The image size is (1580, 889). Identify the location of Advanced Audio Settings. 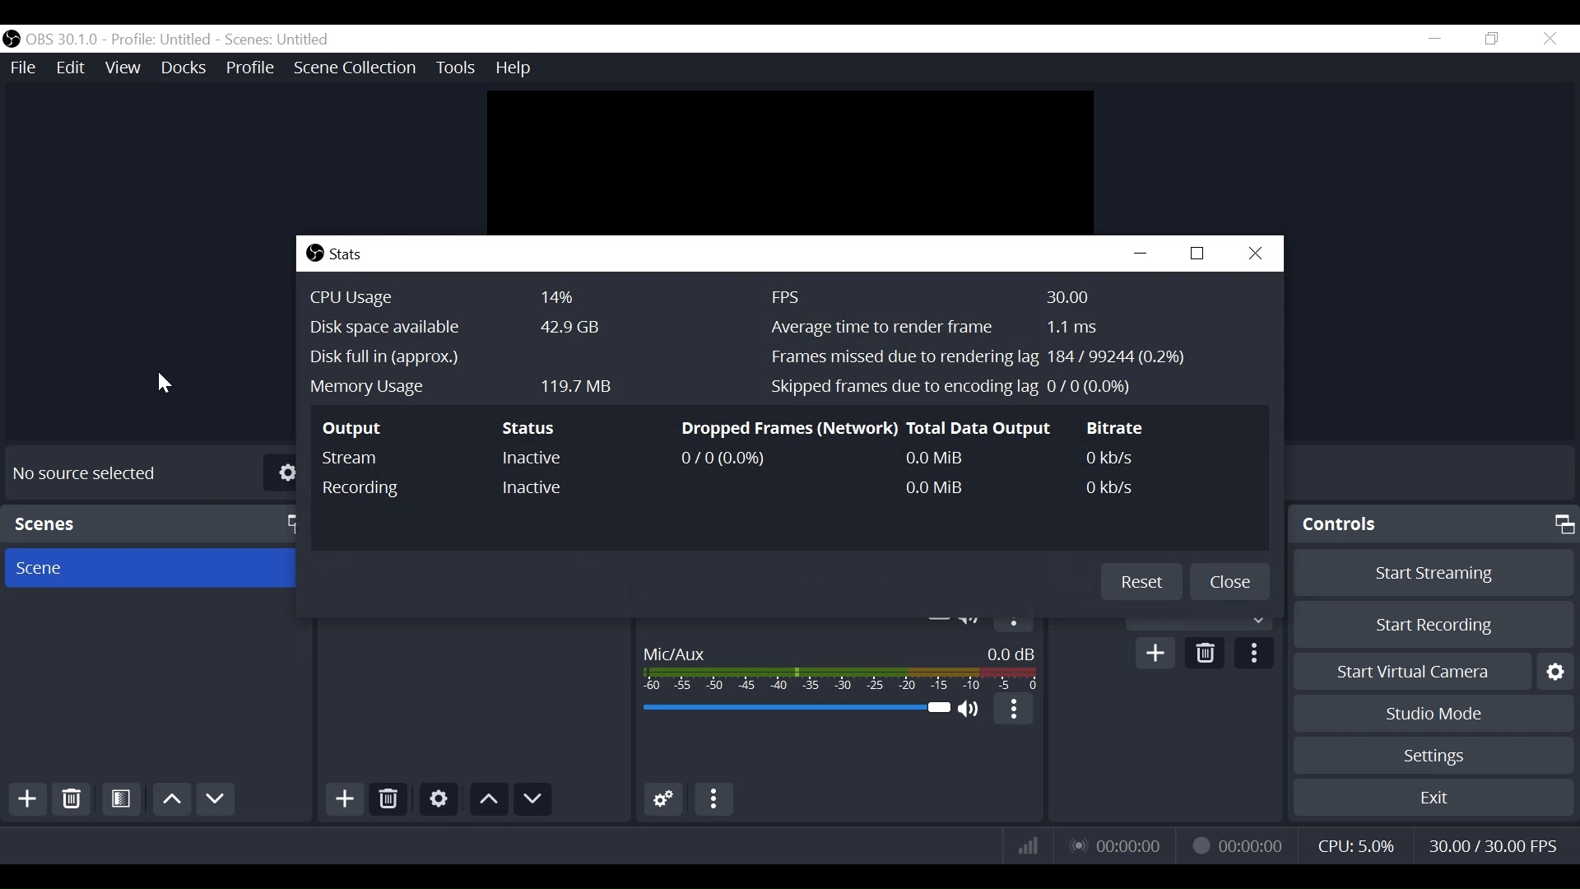
(663, 799).